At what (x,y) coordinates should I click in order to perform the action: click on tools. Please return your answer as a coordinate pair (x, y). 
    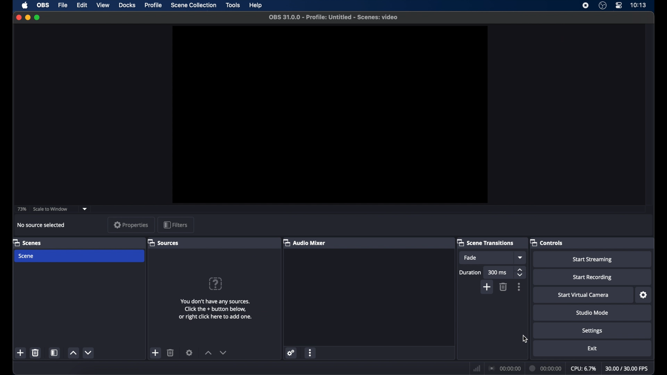
    Looking at the image, I should click on (233, 5).